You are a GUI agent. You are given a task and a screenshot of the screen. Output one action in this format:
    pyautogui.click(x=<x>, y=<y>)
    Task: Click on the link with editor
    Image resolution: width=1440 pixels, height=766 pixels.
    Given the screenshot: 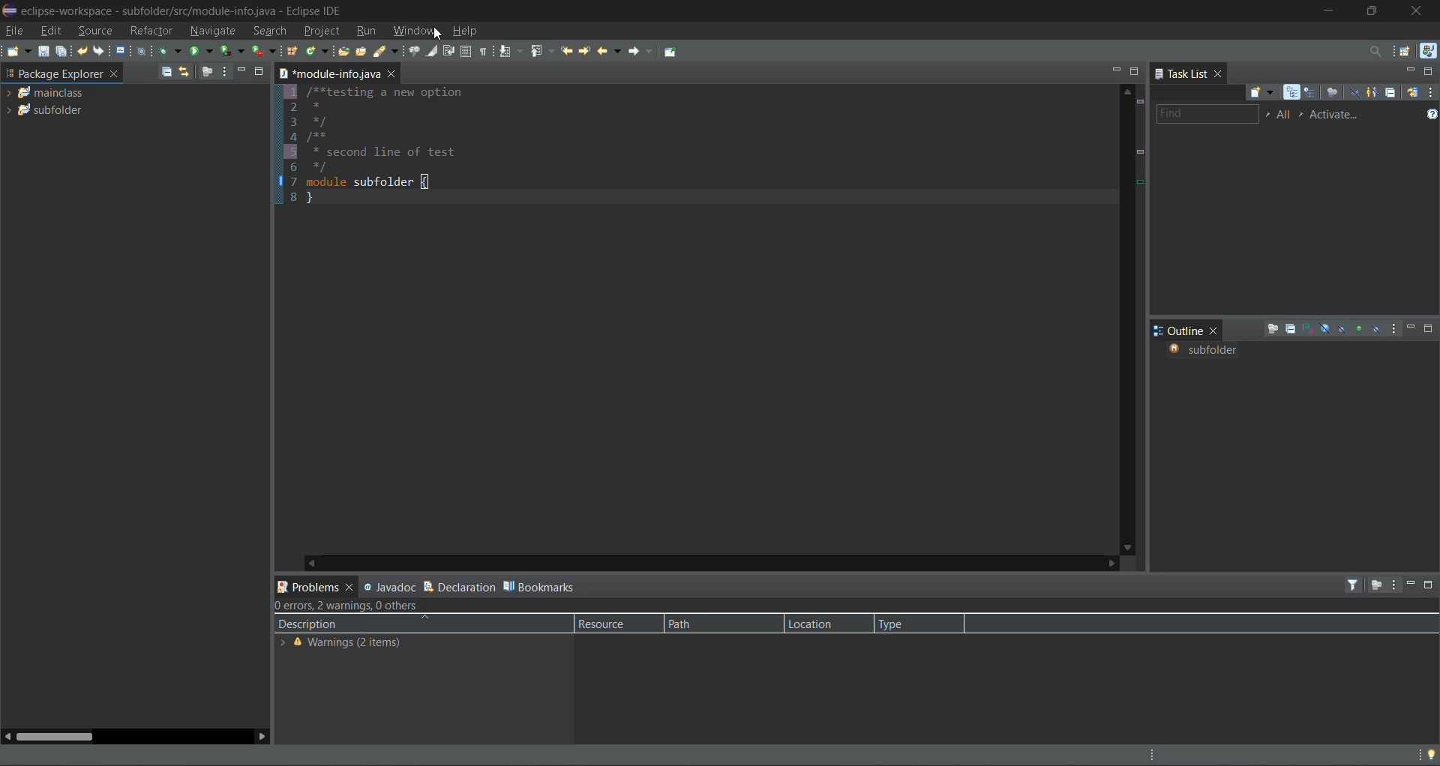 What is the action you would take?
    pyautogui.click(x=184, y=71)
    